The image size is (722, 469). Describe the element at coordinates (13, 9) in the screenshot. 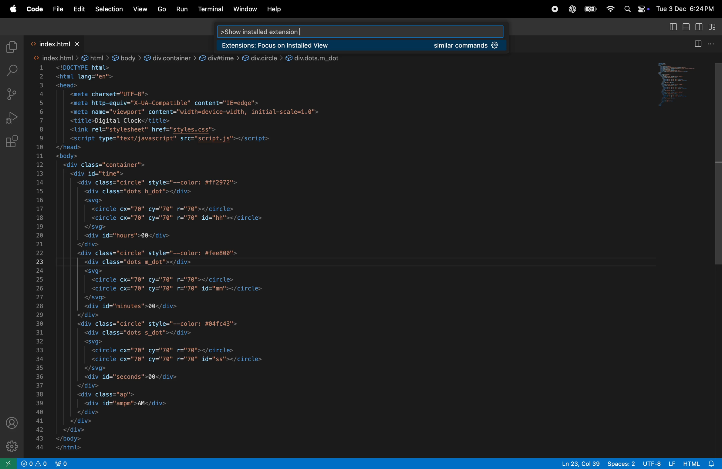

I see `apple menu` at that location.